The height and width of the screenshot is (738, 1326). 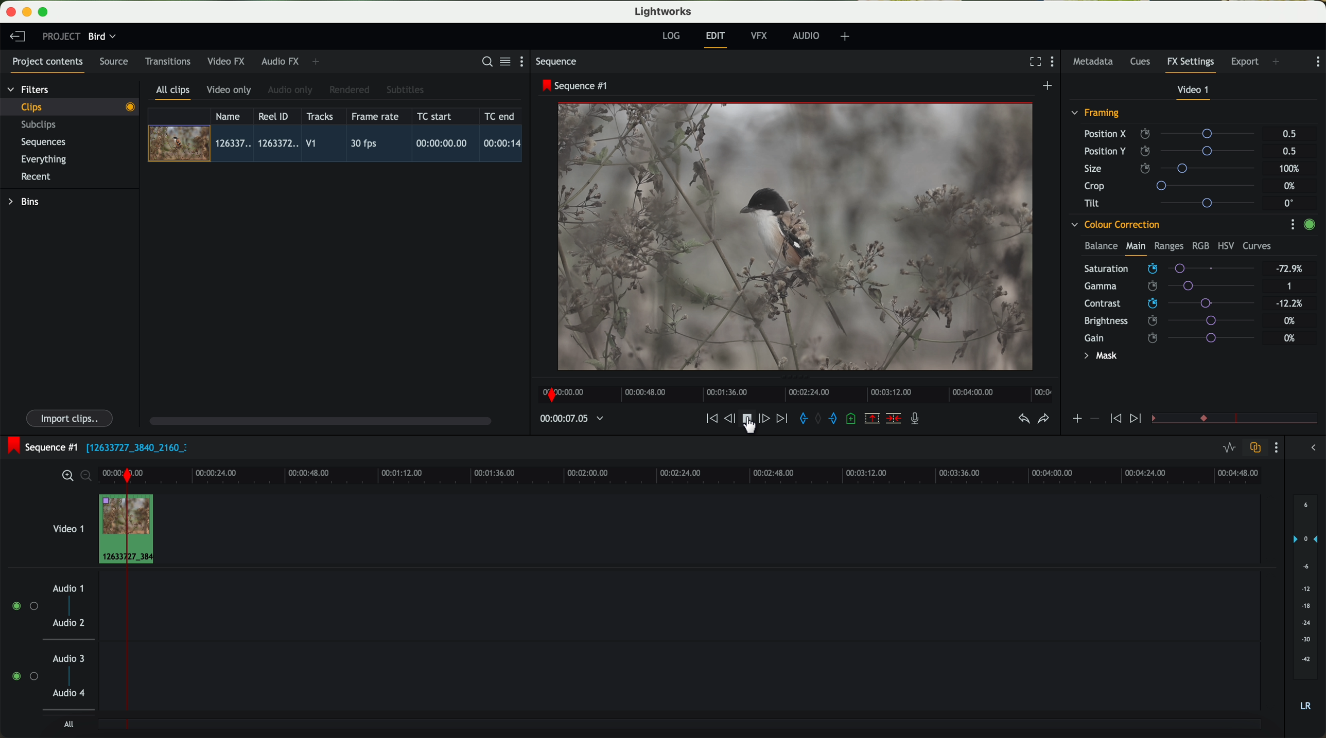 I want to click on show settings menu, so click(x=1275, y=447).